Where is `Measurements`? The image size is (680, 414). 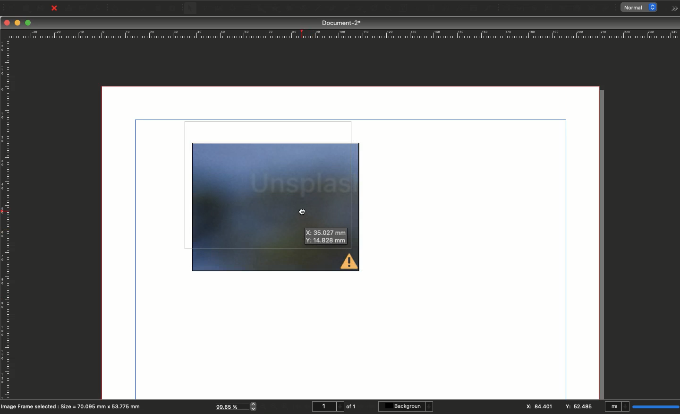 Measurements is located at coordinates (457, 9).